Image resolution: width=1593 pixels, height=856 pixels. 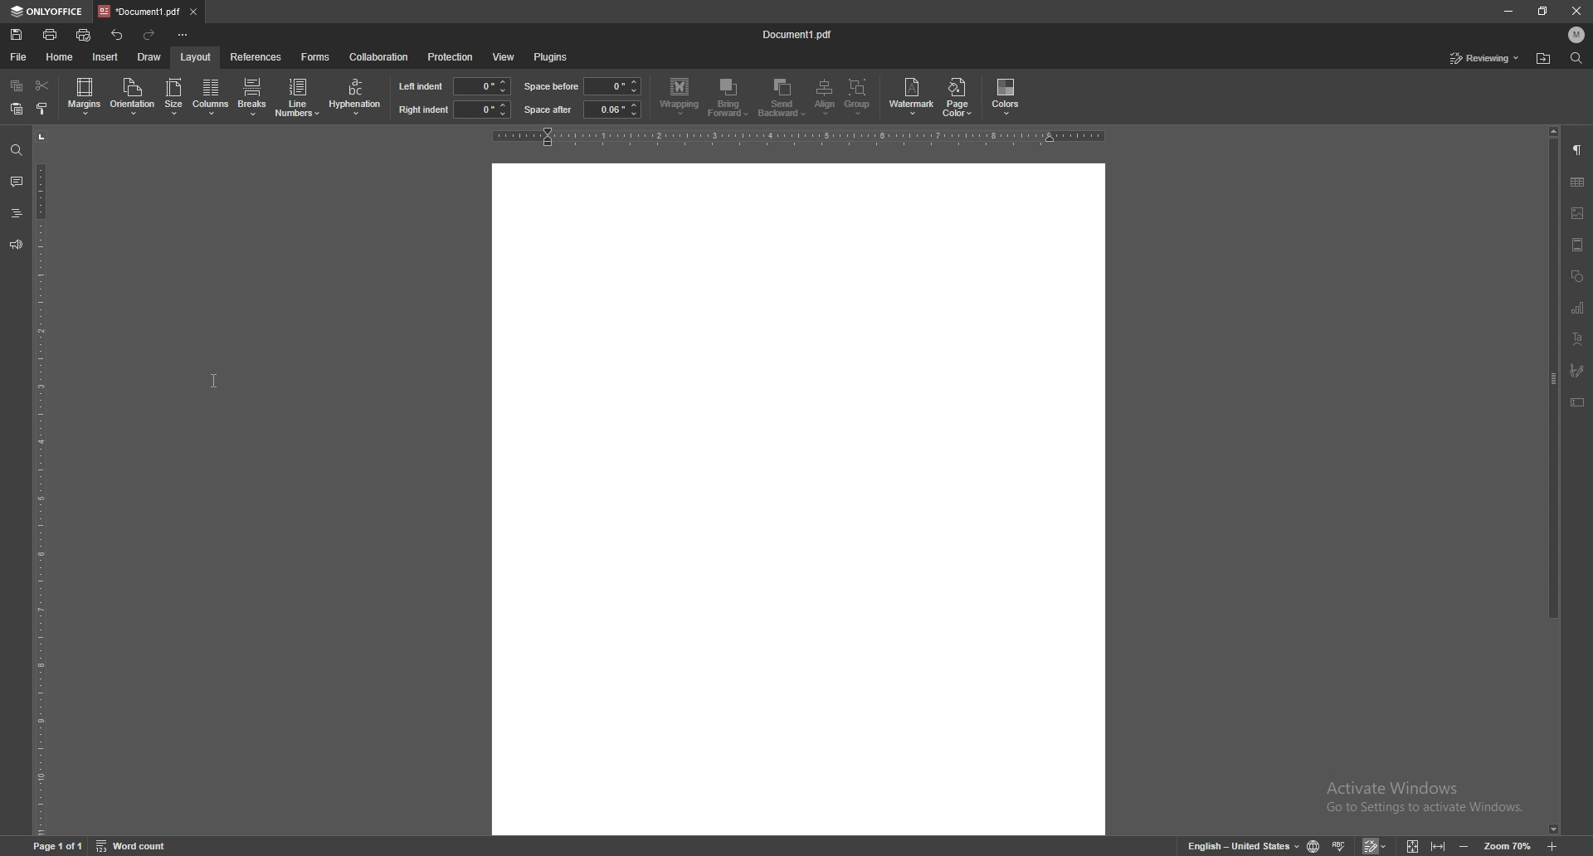 What do you see at coordinates (1555, 844) in the screenshot?
I see `zoom in` at bounding box center [1555, 844].